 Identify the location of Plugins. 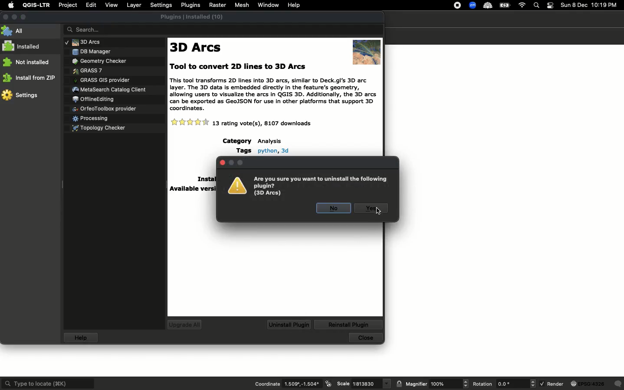
(105, 108).